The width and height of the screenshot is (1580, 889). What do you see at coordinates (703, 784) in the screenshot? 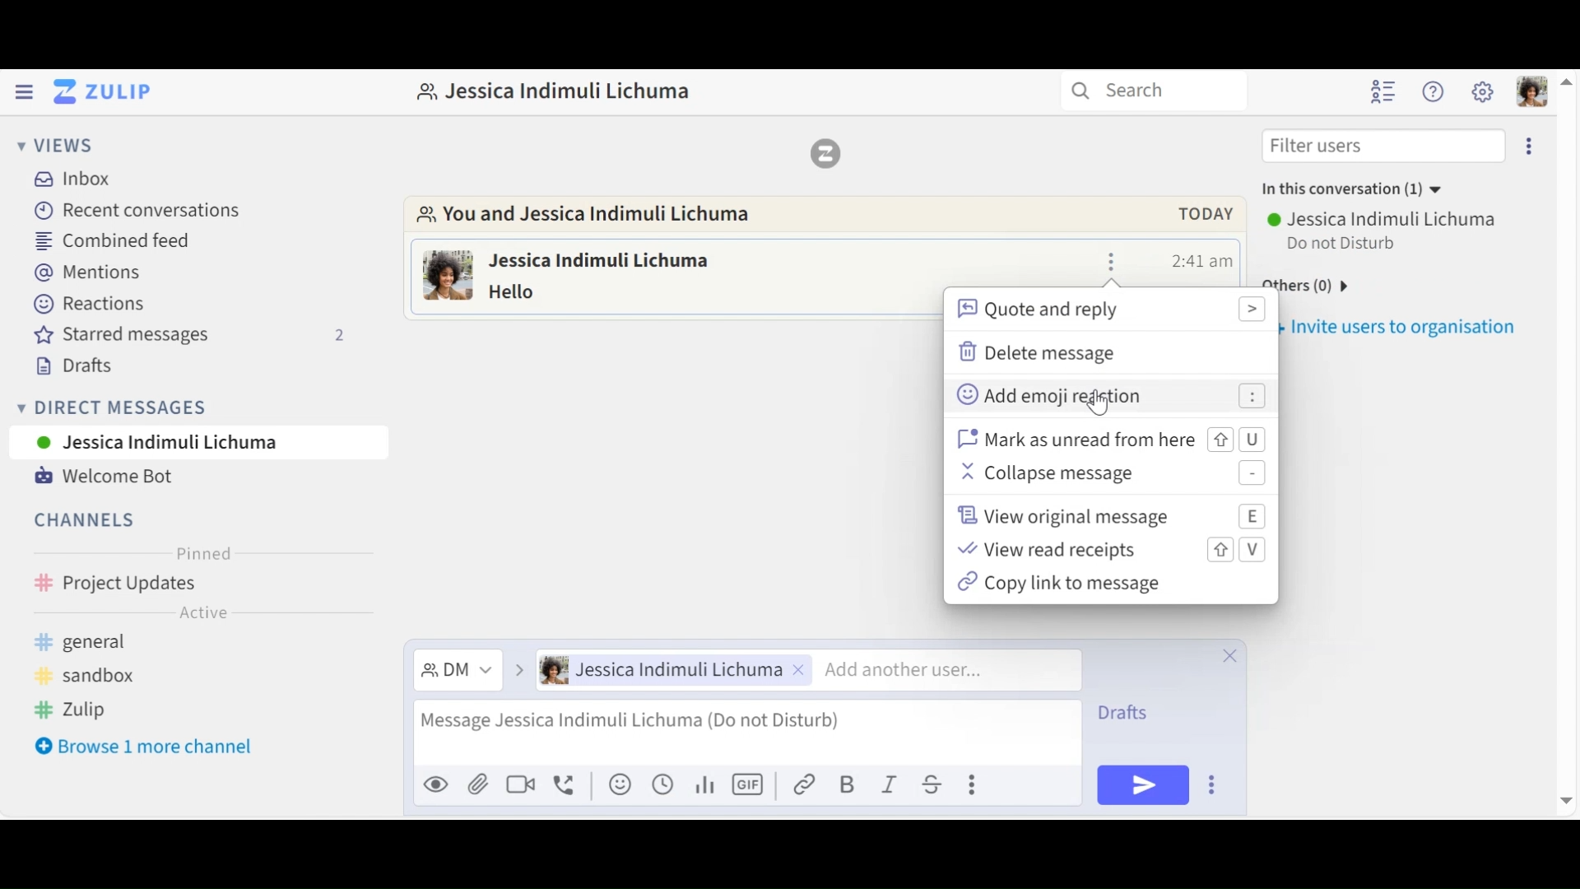
I see `Add Polls` at bounding box center [703, 784].